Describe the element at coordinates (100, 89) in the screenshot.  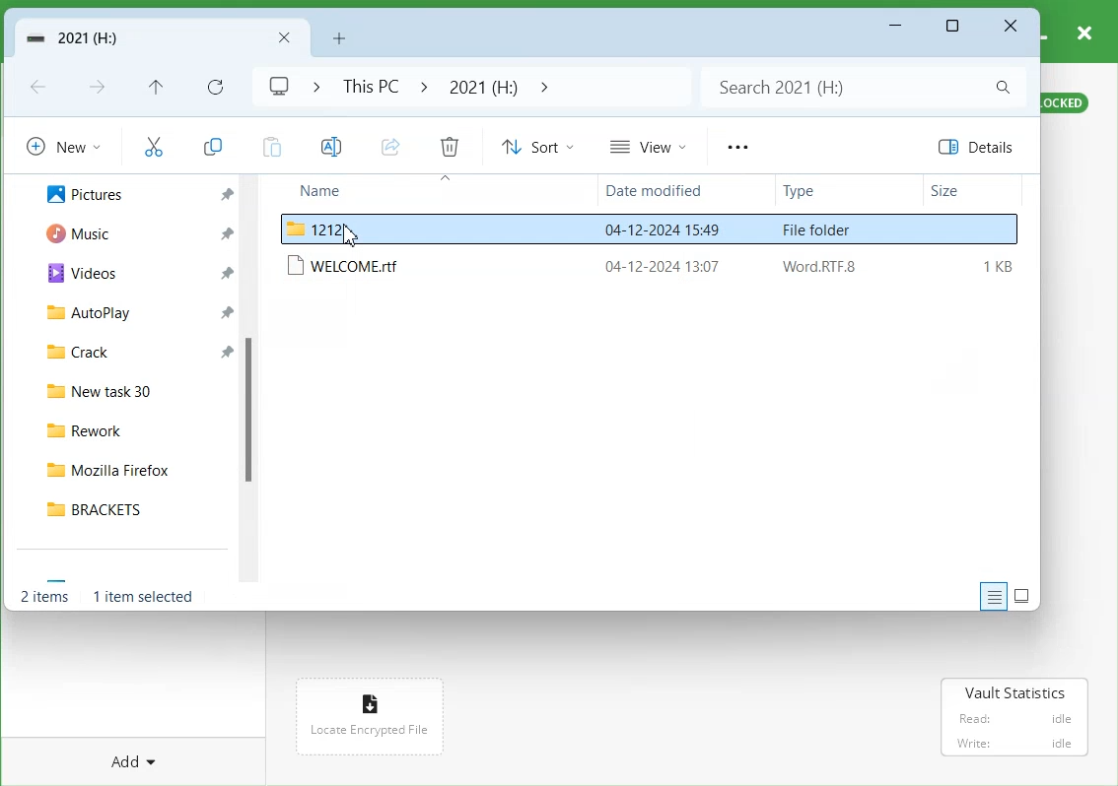
I see `Go Forward` at that location.